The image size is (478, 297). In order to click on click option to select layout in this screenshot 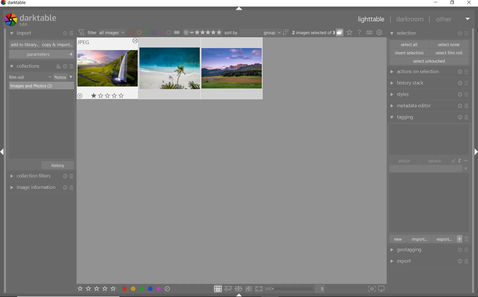, I will do `click(237, 289)`.